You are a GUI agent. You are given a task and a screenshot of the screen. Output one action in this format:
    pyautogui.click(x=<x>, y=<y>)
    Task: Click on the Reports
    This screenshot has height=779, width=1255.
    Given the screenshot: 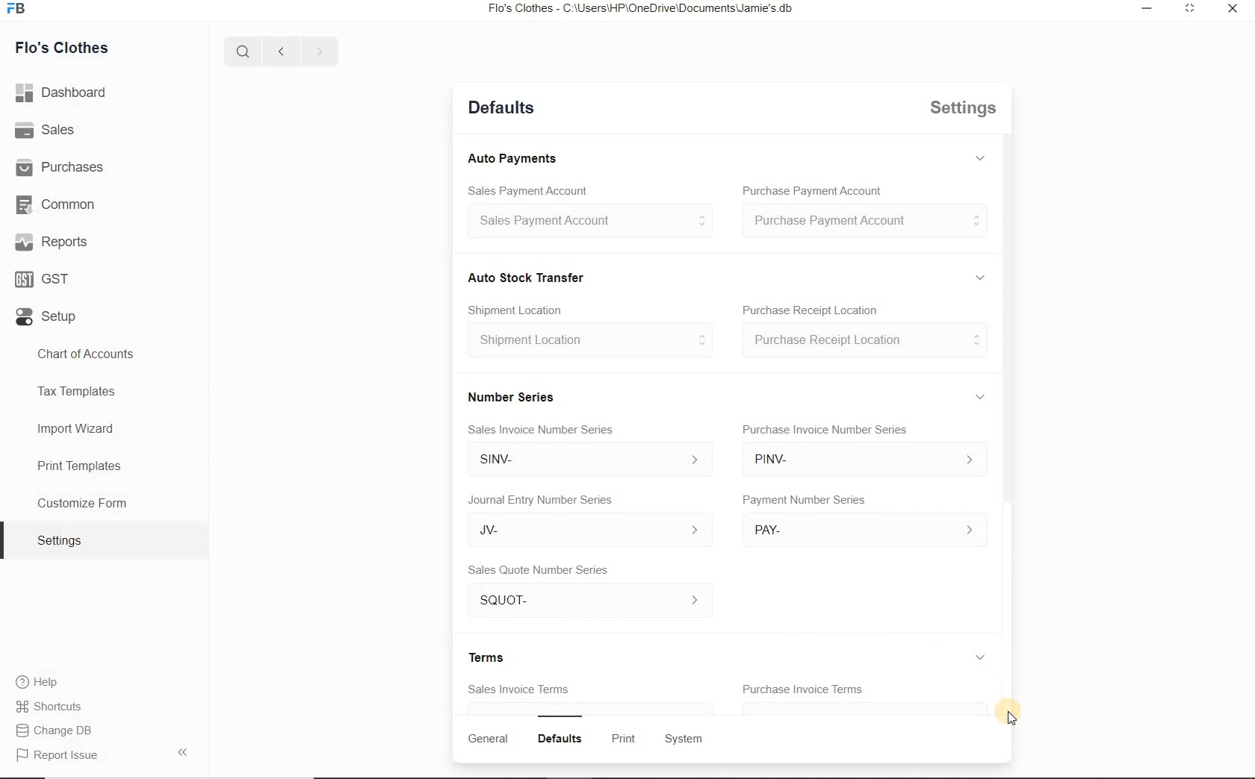 What is the action you would take?
    pyautogui.click(x=50, y=241)
    